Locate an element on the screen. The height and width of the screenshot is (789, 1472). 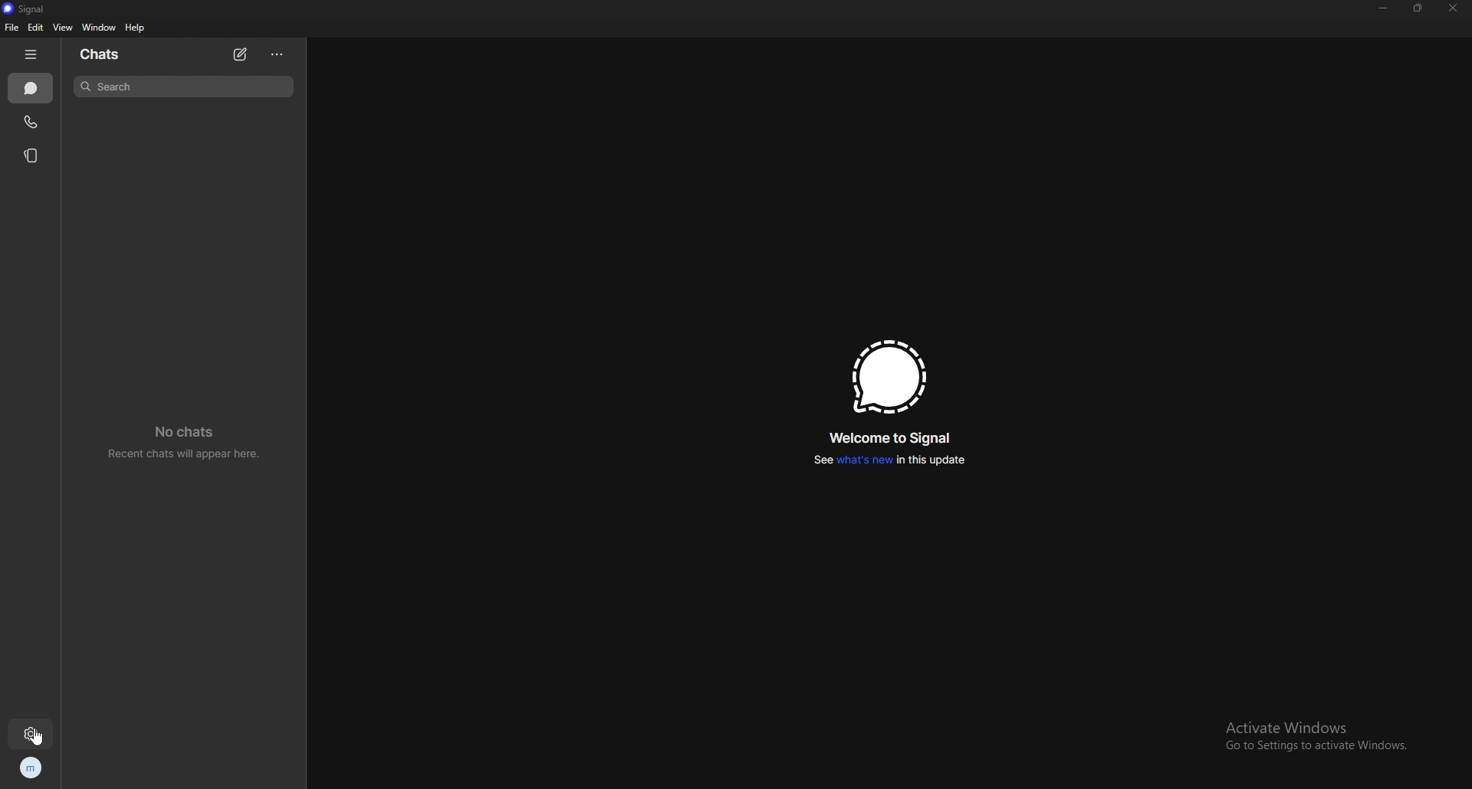
minimize is located at coordinates (1384, 8).